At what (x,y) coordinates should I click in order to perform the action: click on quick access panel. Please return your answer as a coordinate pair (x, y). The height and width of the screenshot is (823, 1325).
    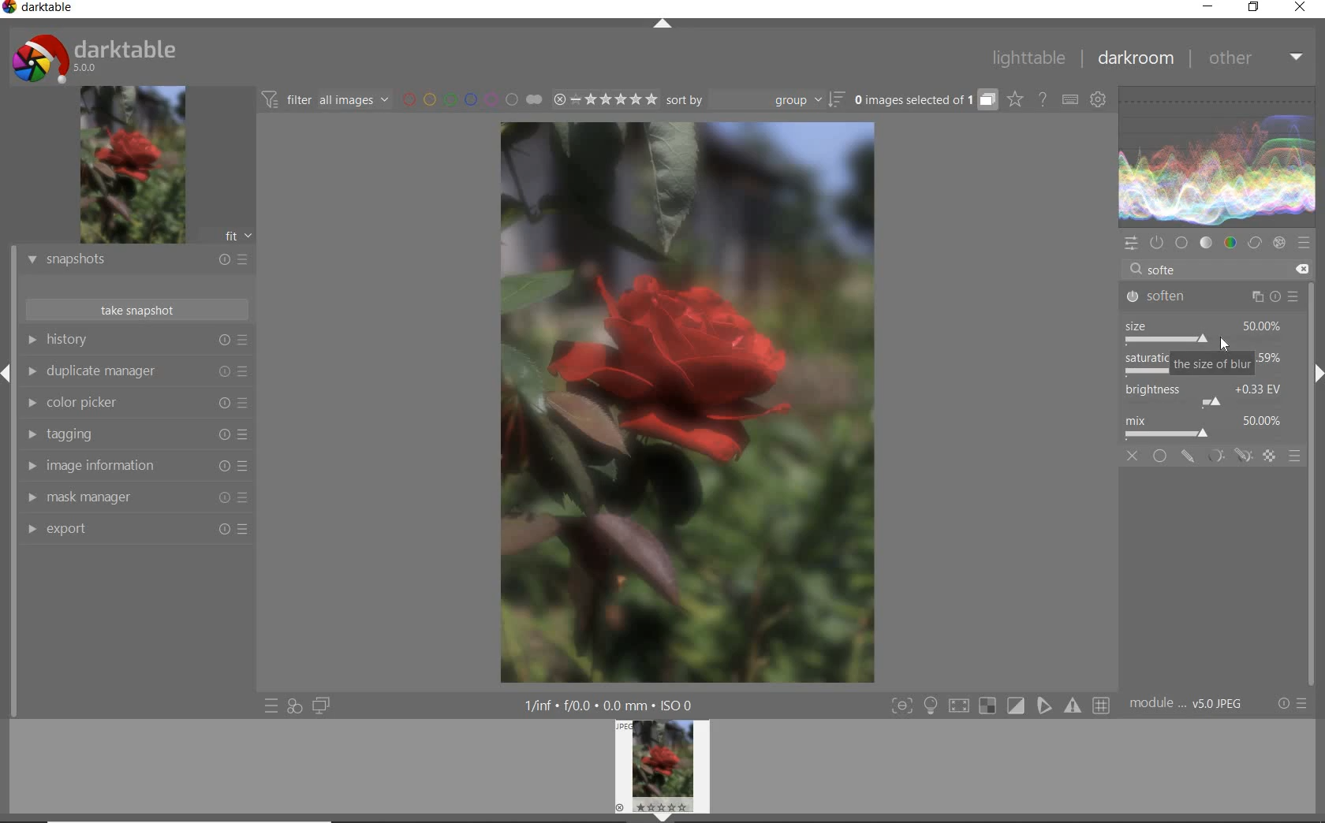
    Looking at the image, I should click on (1130, 244).